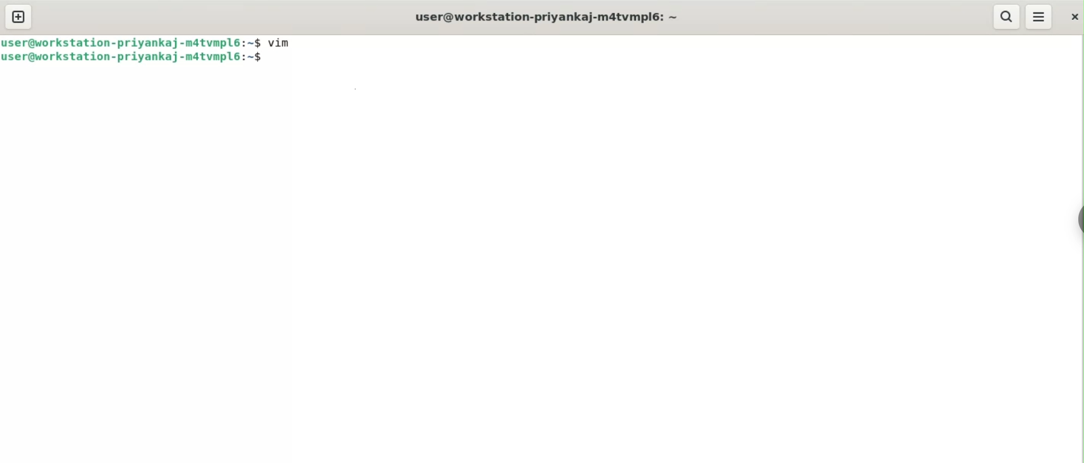 Image resolution: width=1084 pixels, height=463 pixels. Describe the element at coordinates (1007, 16) in the screenshot. I see `search` at that location.